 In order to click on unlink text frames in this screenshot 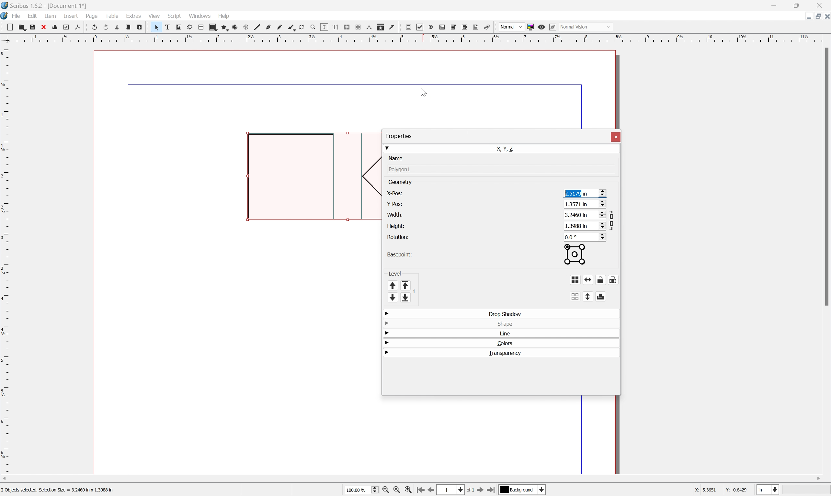, I will do `click(357, 27)`.